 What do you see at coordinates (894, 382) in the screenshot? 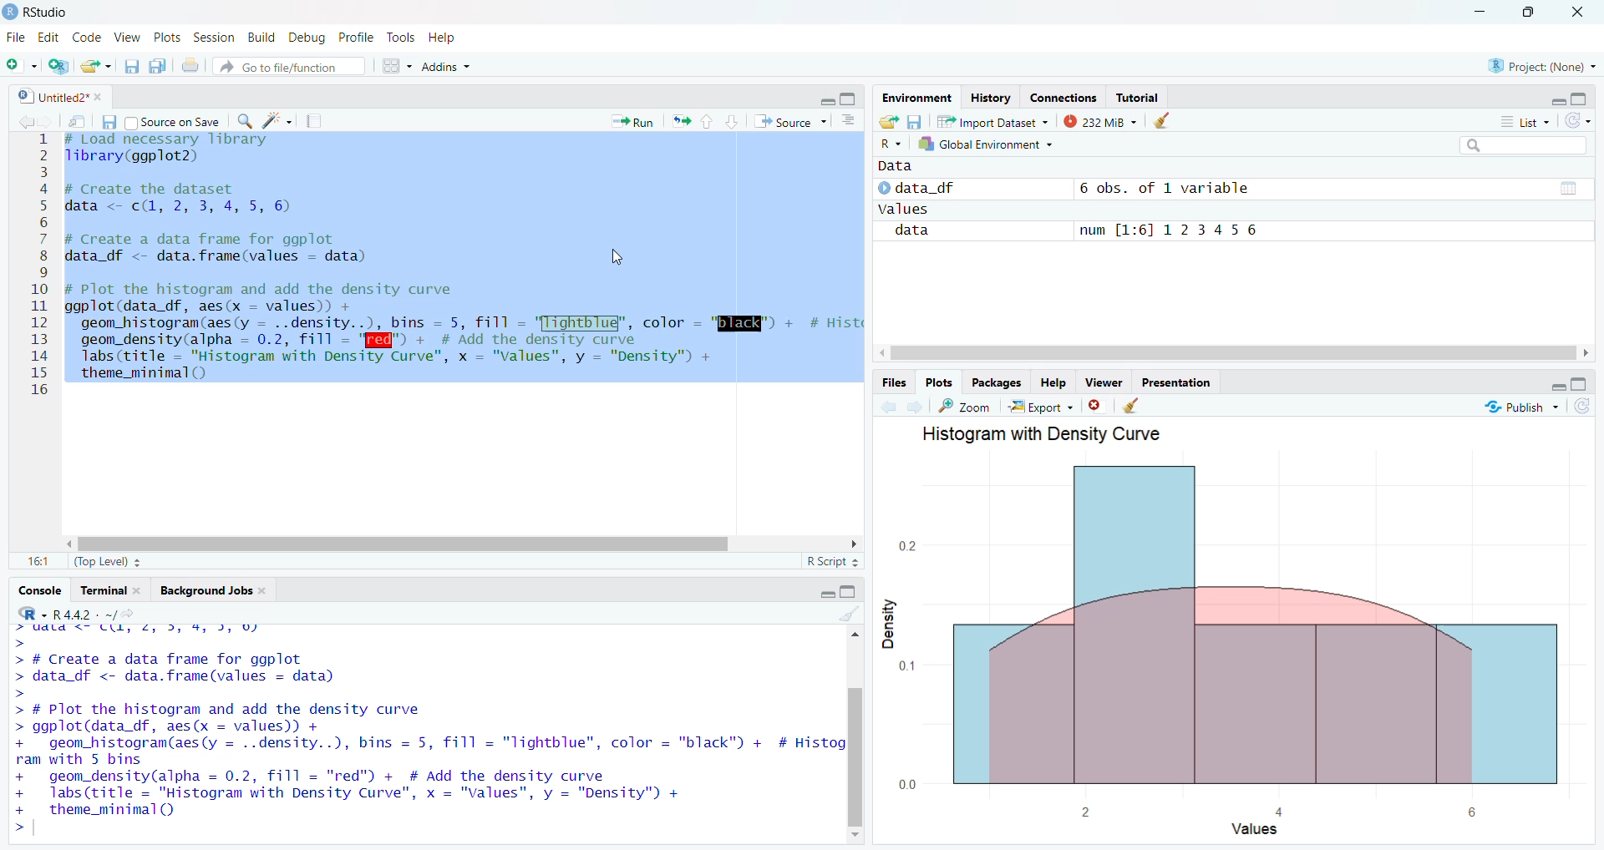
I see `Files` at bounding box center [894, 382].